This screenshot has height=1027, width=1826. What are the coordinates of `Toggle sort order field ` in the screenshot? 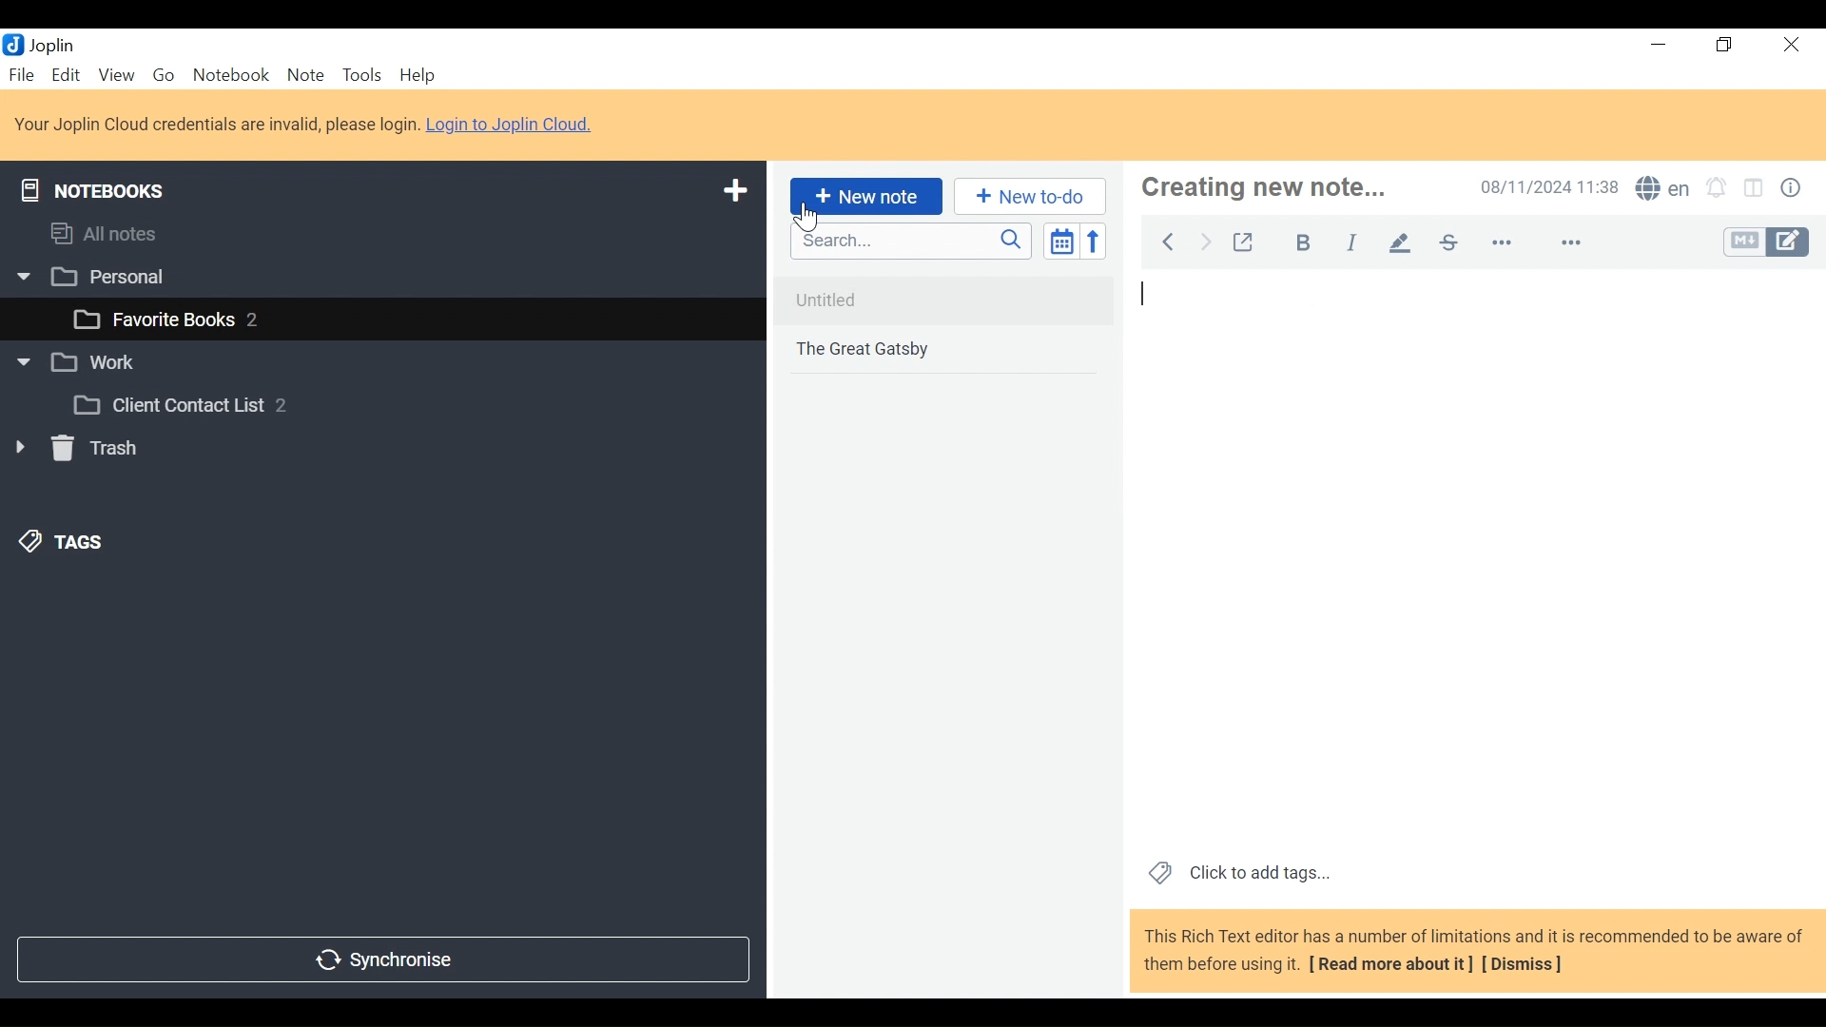 It's located at (1063, 242).